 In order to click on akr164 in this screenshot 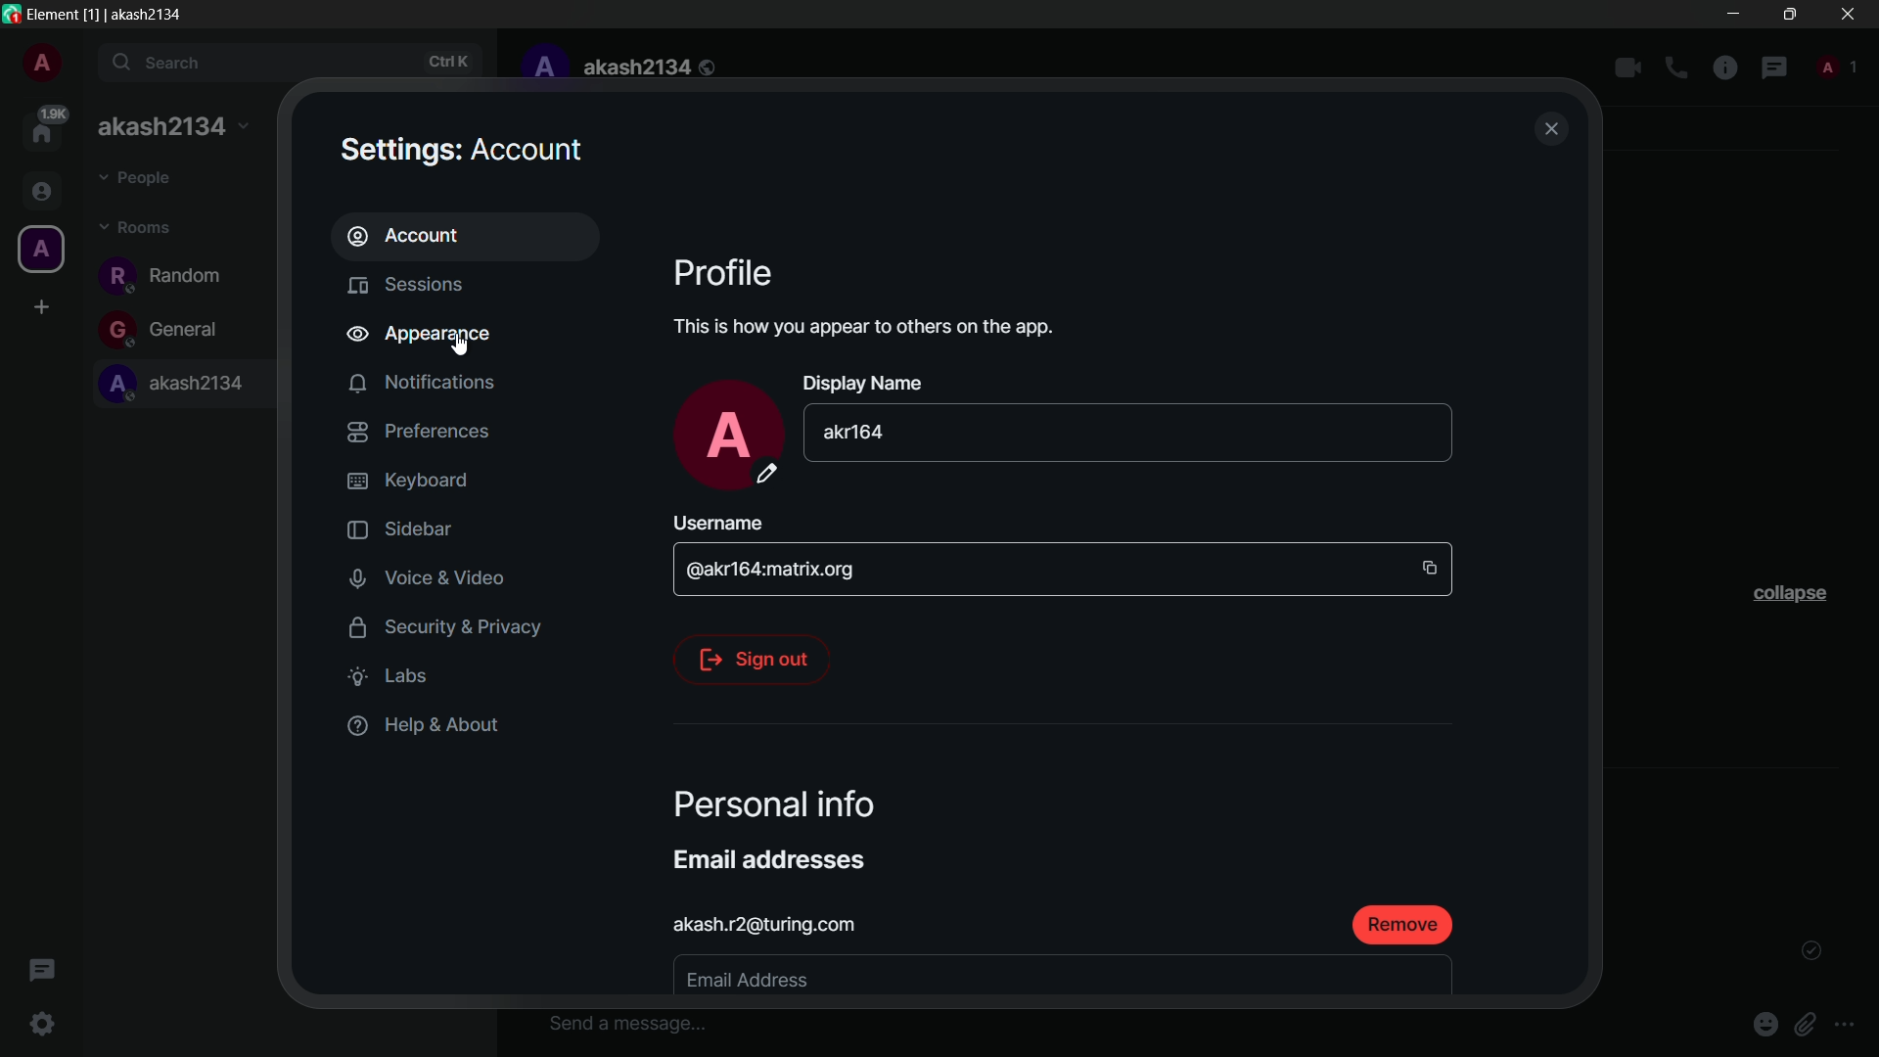, I will do `click(877, 432)`.